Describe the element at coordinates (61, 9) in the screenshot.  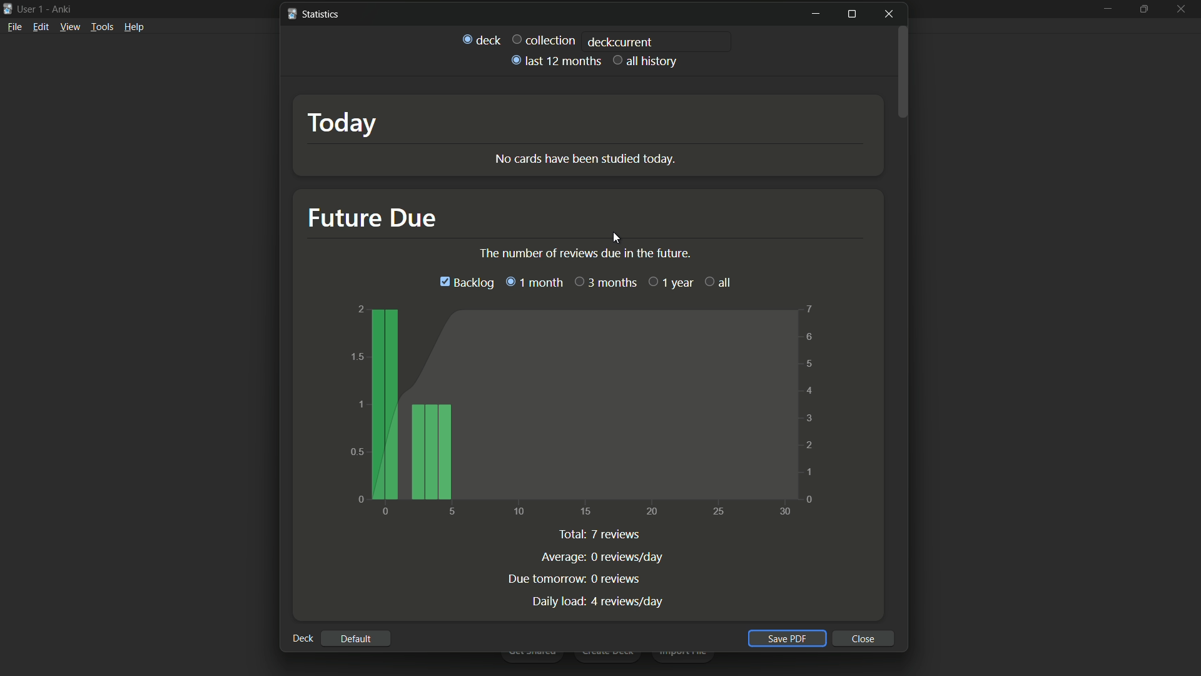
I see `app name` at that location.